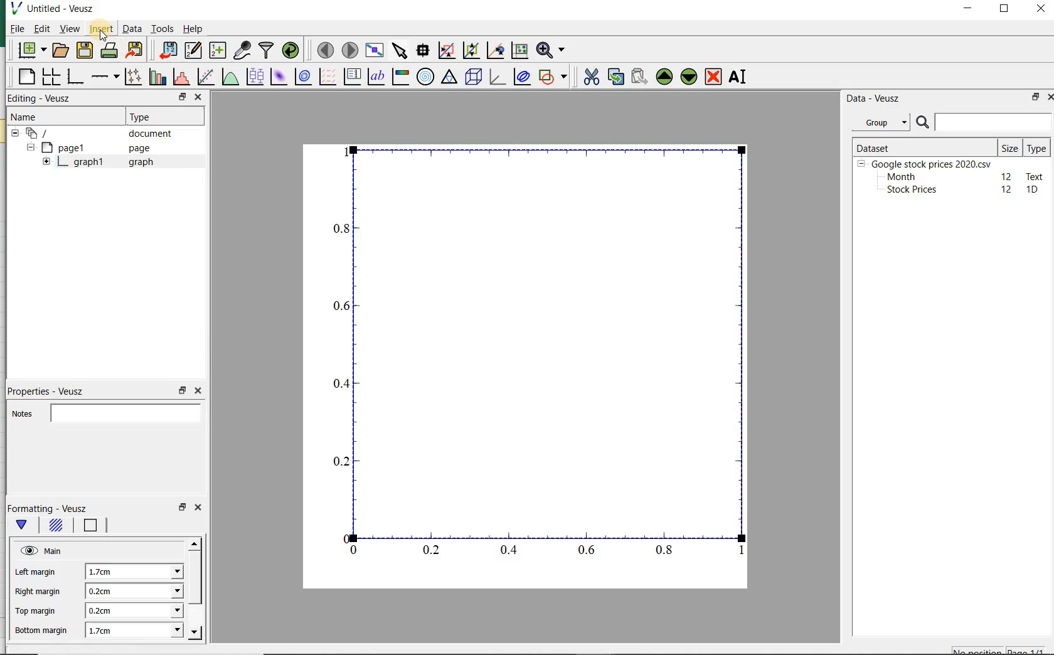 The width and height of the screenshot is (1054, 655). Describe the element at coordinates (664, 77) in the screenshot. I see `move the selected widget up` at that location.